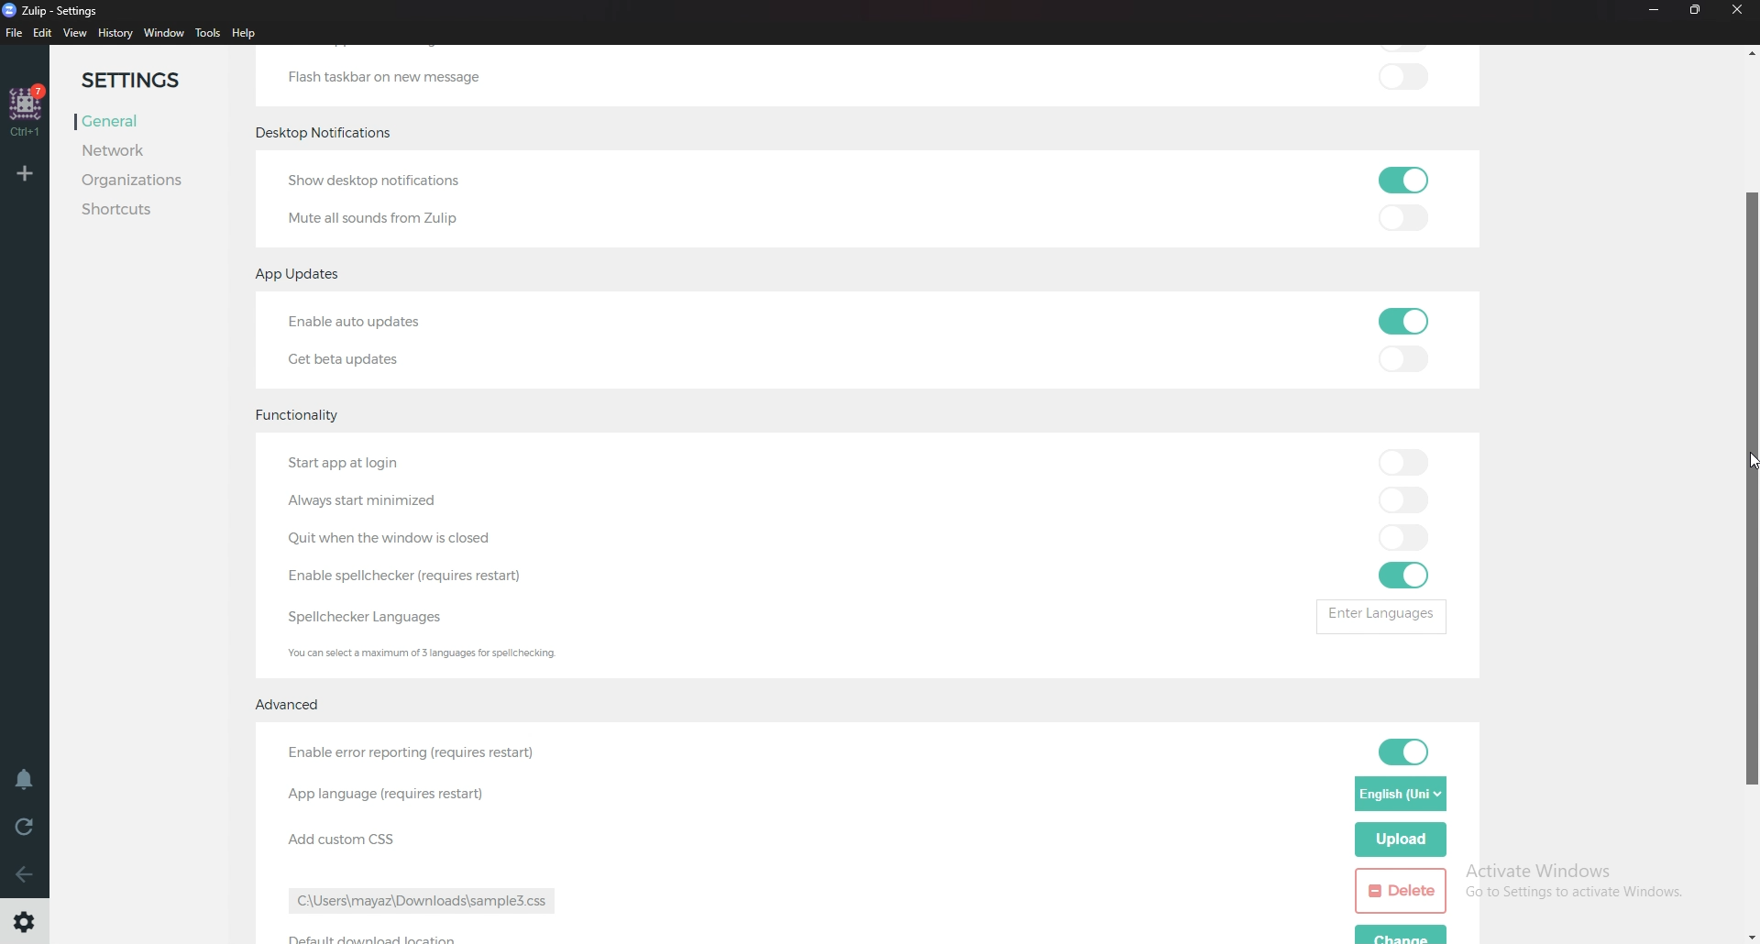 Image resolution: width=1760 pixels, height=944 pixels. Describe the element at coordinates (412, 574) in the screenshot. I see `Enable Spell Checker` at that location.